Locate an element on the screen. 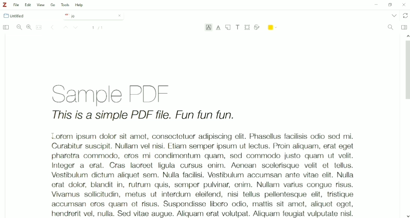 This screenshot has height=218, width=410. Highlight color is located at coordinates (273, 27).